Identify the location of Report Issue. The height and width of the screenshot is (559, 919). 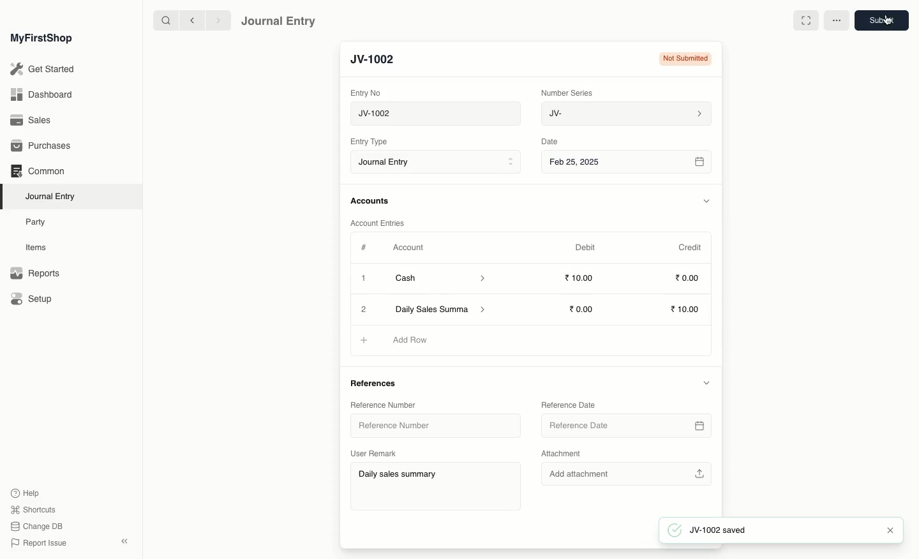
(38, 543).